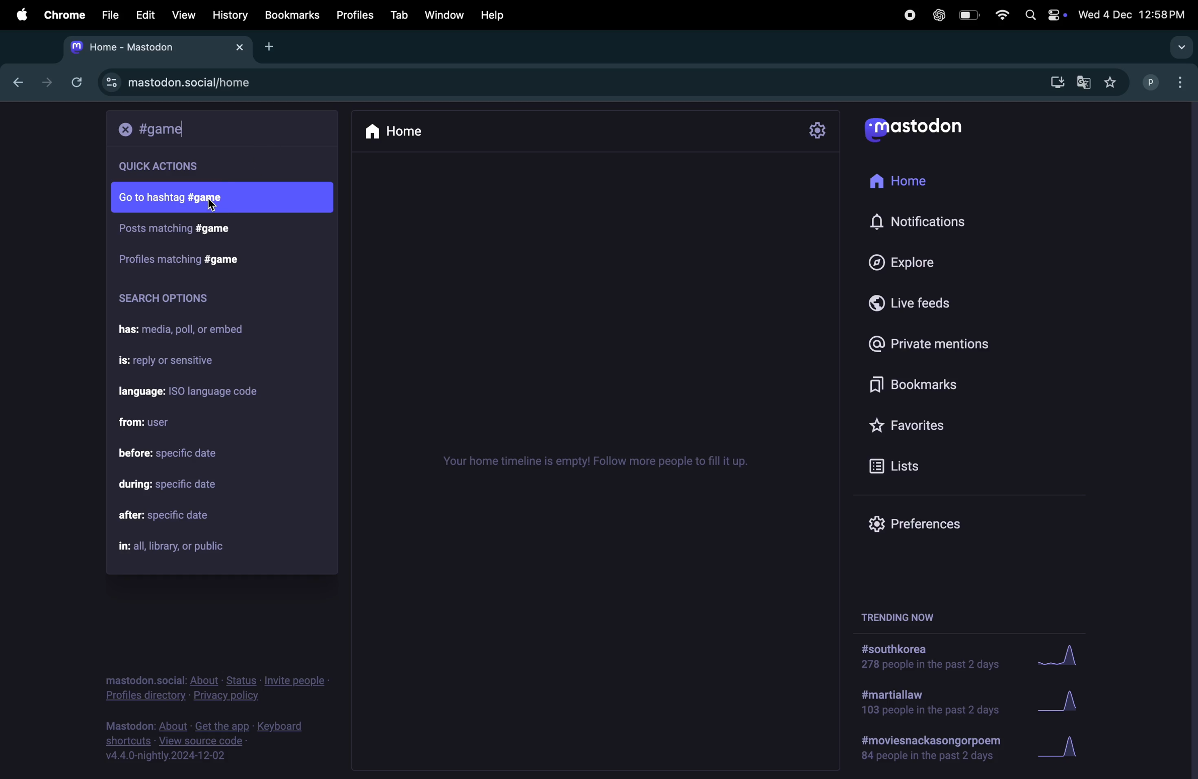 The image size is (1198, 779). What do you see at coordinates (181, 454) in the screenshot?
I see `before specific due` at bounding box center [181, 454].